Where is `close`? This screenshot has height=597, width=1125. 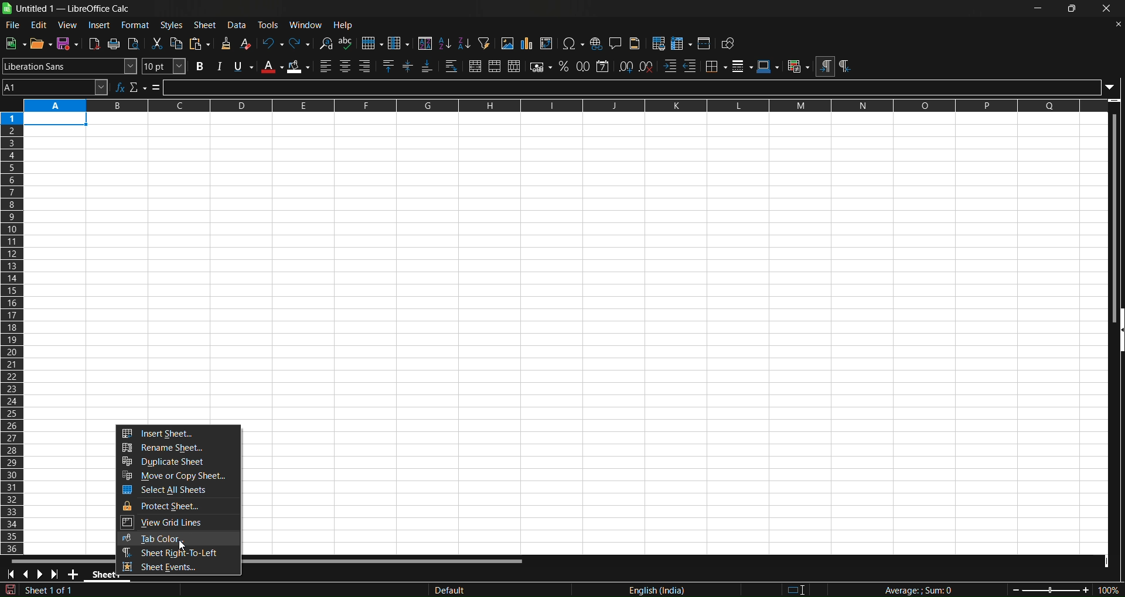
close is located at coordinates (1108, 9).